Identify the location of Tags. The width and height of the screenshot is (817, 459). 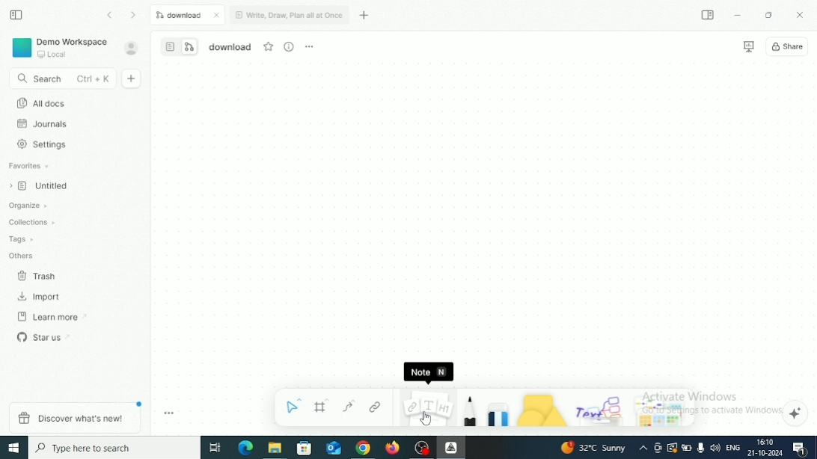
(25, 240).